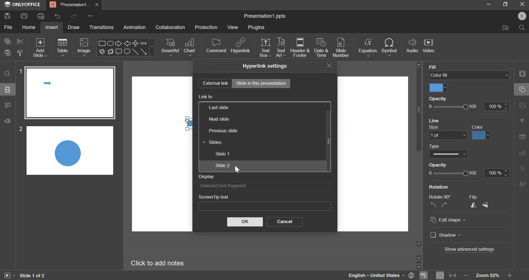 This screenshot has height=280, width=529. What do you see at coordinates (206, 28) in the screenshot?
I see `protection` at bounding box center [206, 28].